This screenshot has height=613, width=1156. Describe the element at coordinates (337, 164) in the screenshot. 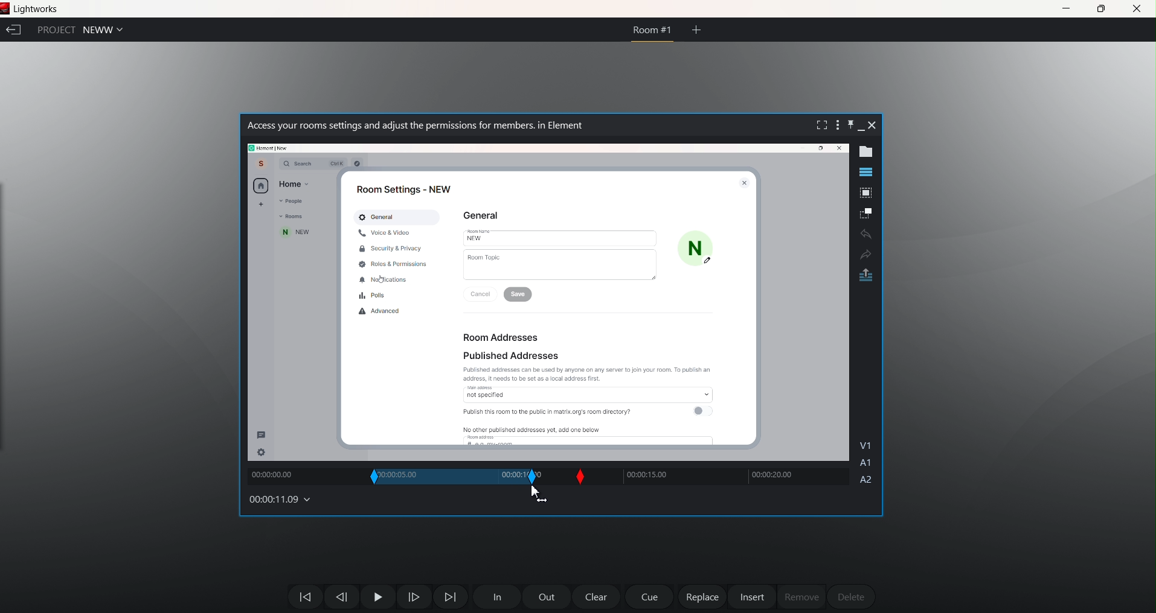

I see `ctrl k` at that location.